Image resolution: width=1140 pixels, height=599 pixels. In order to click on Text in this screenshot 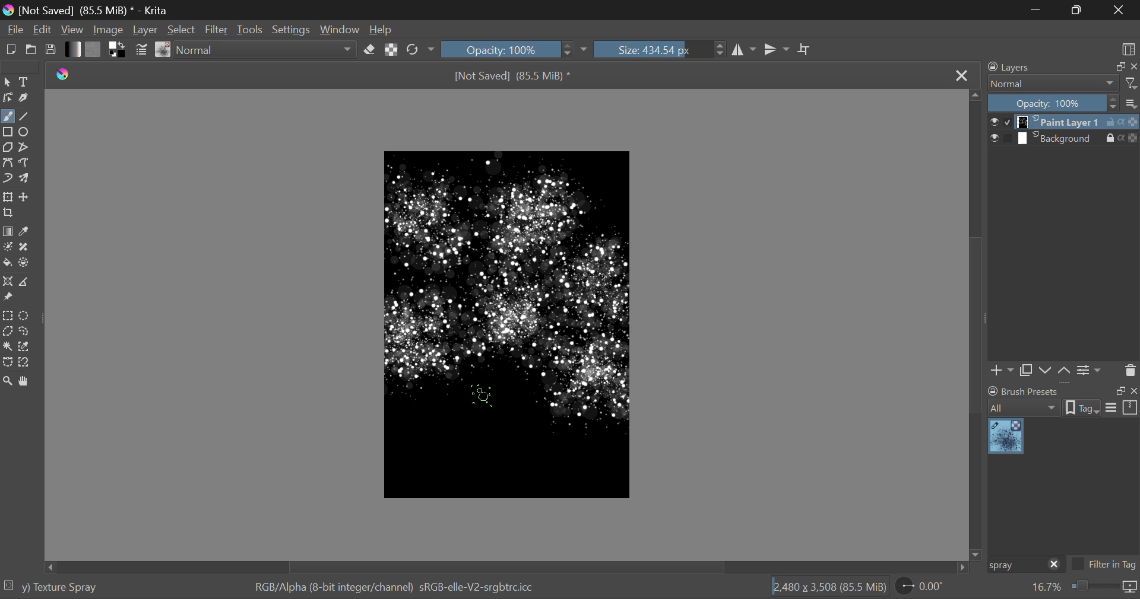, I will do `click(26, 81)`.